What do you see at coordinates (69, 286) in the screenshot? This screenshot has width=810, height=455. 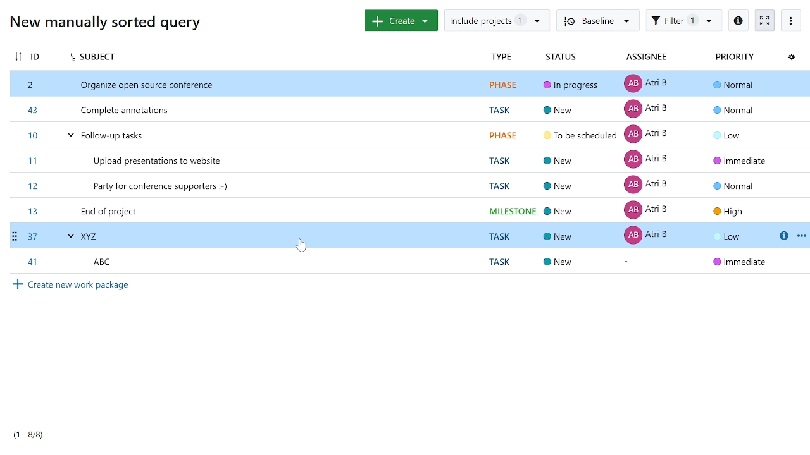 I see `create new work package` at bounding box center [69, 286].